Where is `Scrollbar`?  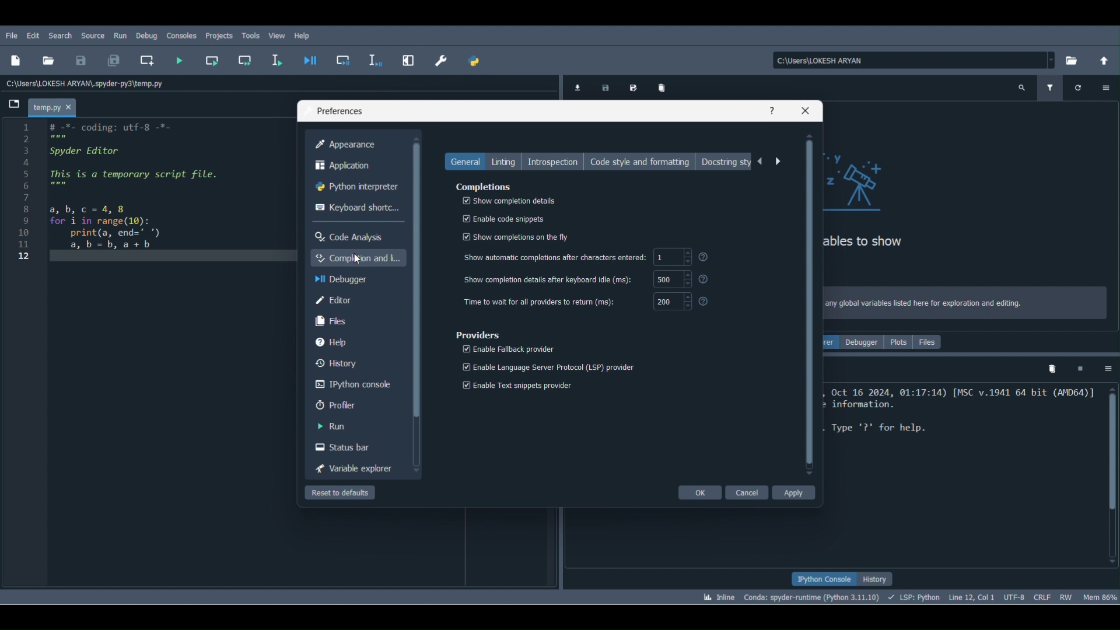 Scrollbar is located at coordinates (419, 303).